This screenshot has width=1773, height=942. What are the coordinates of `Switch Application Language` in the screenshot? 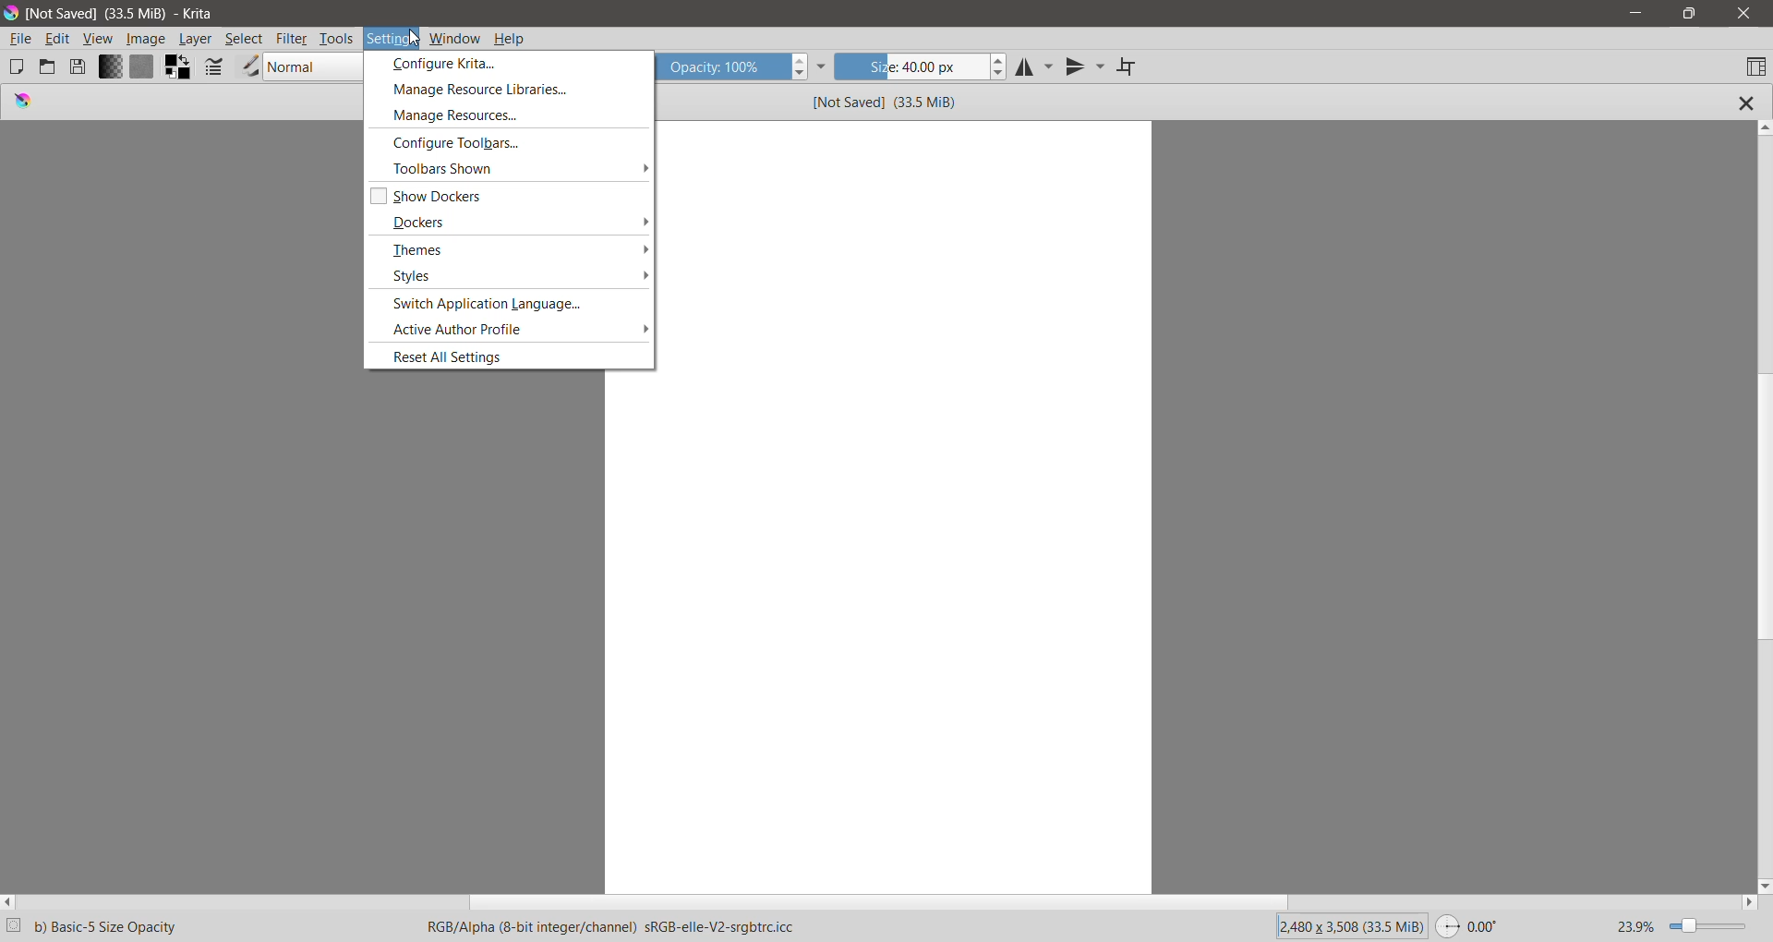 It's located at (492, 304).